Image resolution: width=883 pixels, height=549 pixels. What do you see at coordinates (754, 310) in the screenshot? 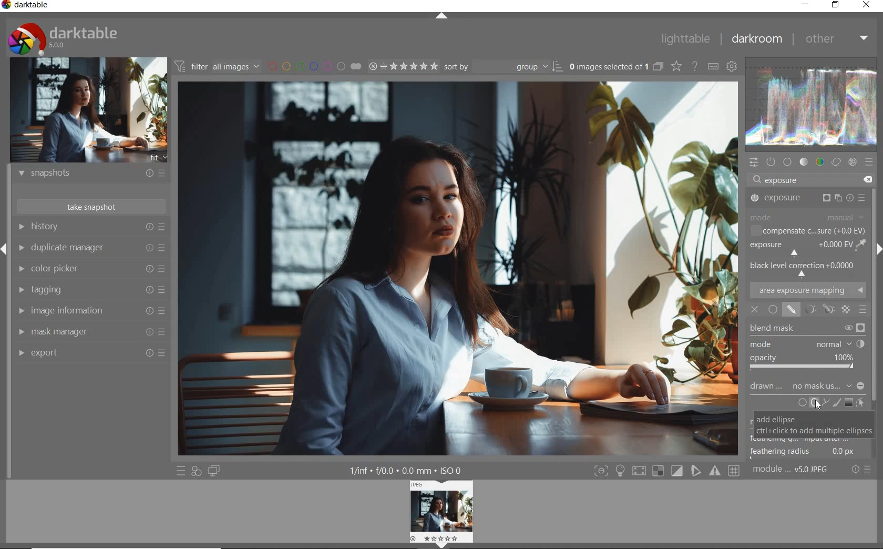
I see `OFF` at bounding box center [754, 310].